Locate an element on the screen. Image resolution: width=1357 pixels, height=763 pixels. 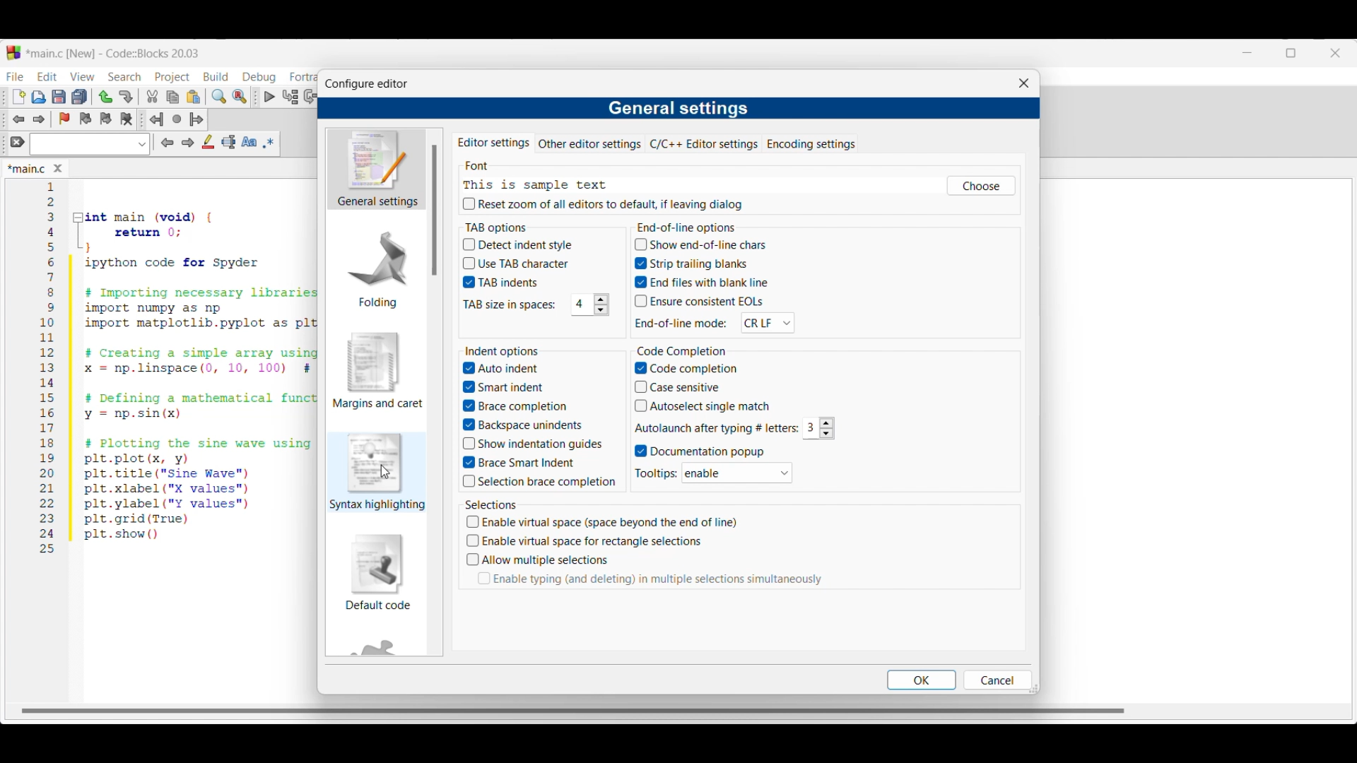
Project name, software name and version is located at coordinates (115, 53).